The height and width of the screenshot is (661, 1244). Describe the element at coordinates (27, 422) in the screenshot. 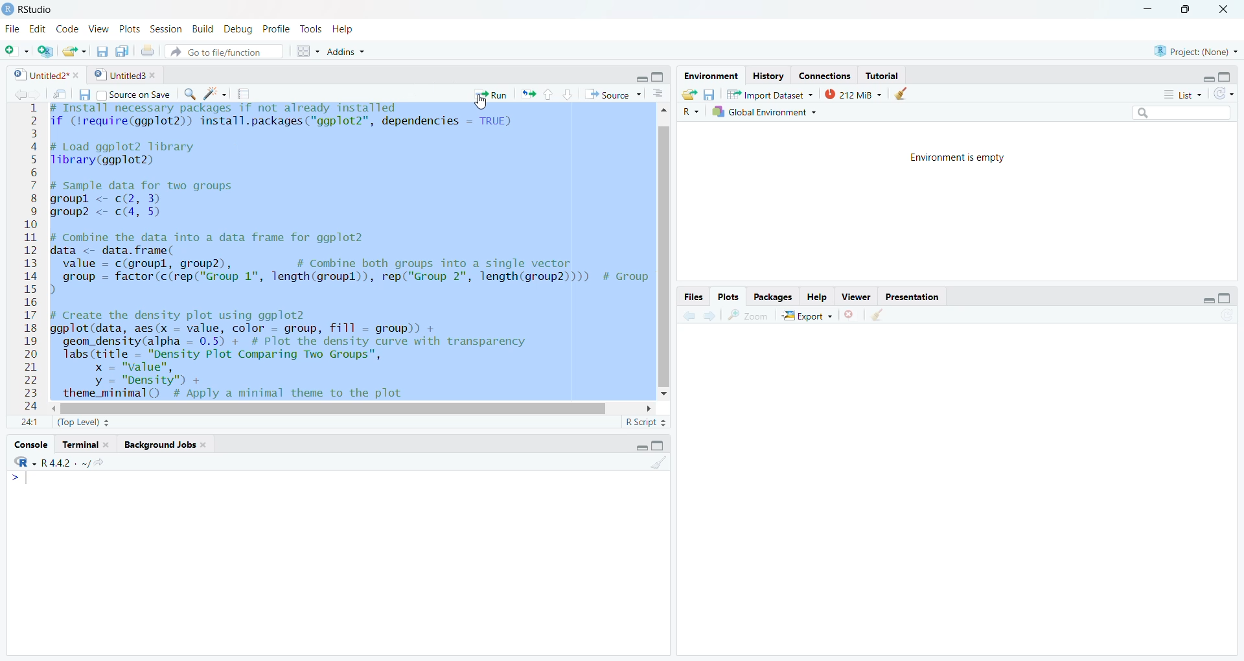

I see `1 1` at that location.